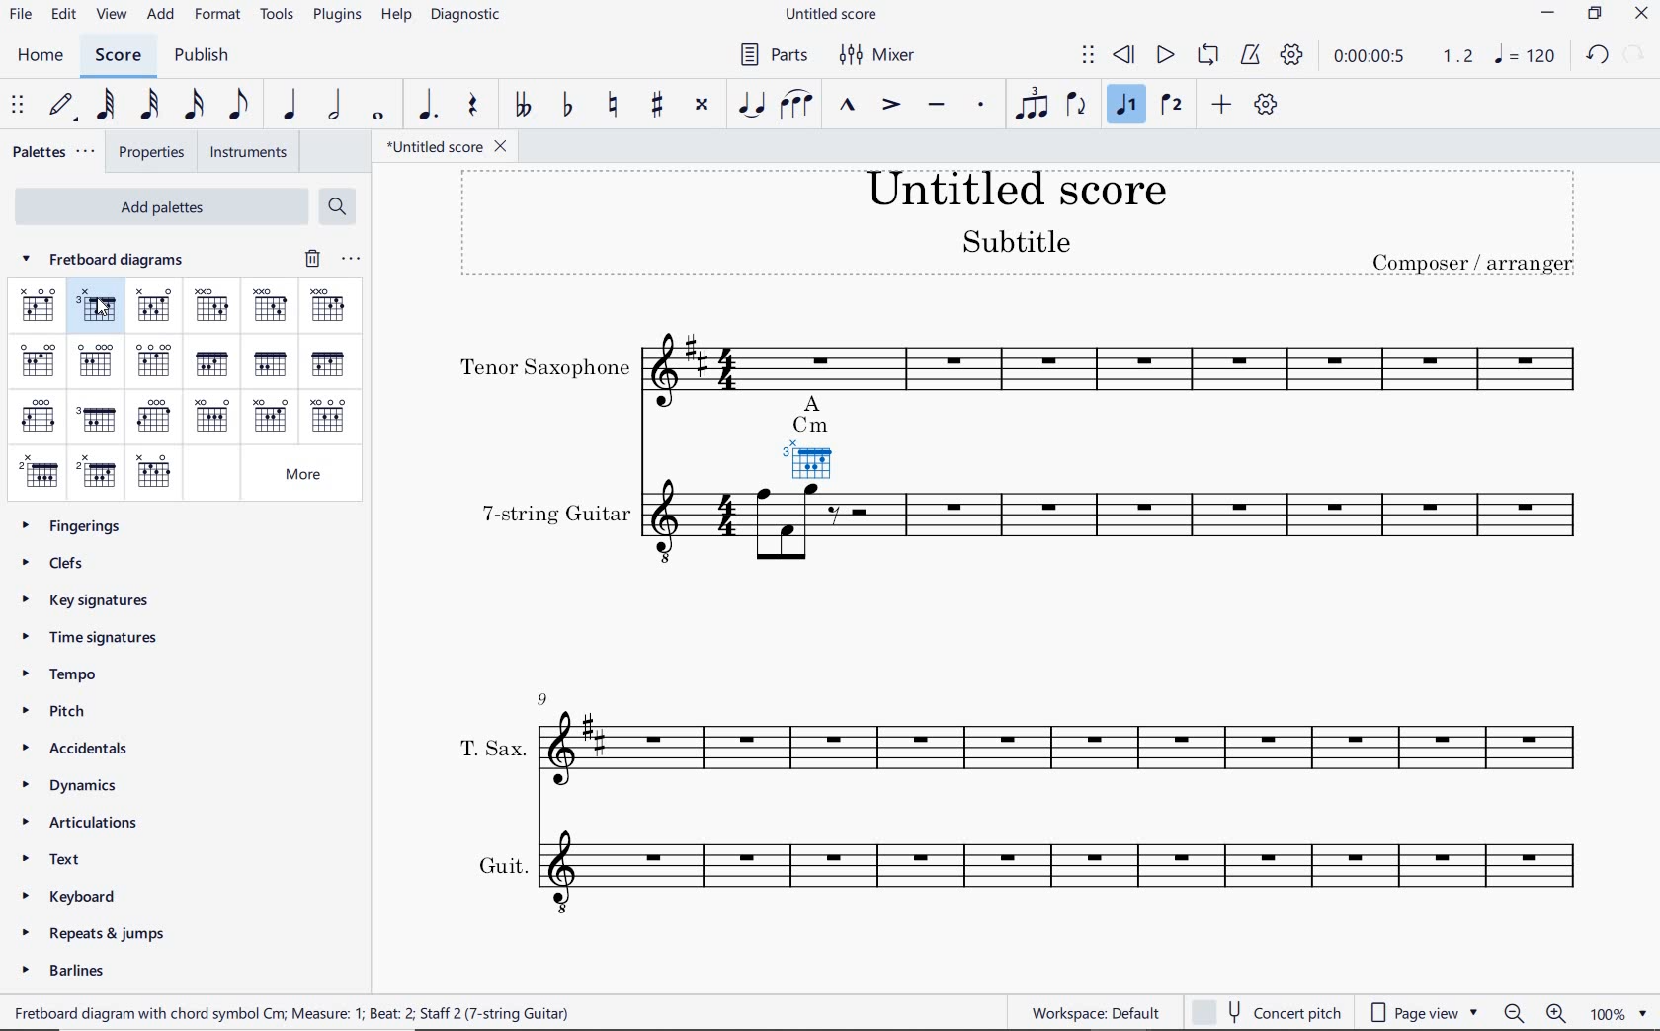 This screenshot has width=1660, height=1031. I want to click on DM, so click(270, 306).